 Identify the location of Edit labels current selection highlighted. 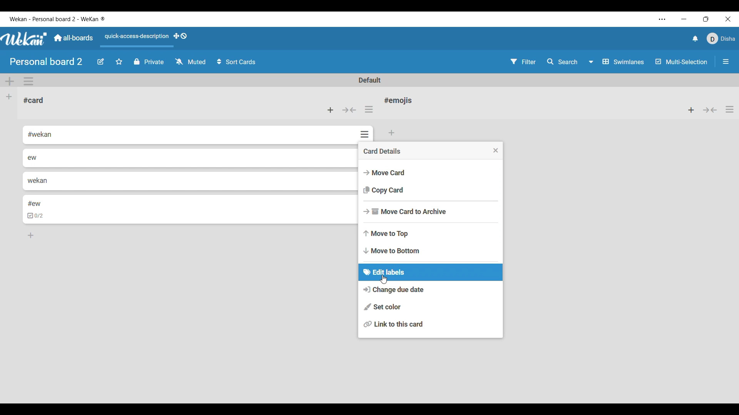
(430, 272).